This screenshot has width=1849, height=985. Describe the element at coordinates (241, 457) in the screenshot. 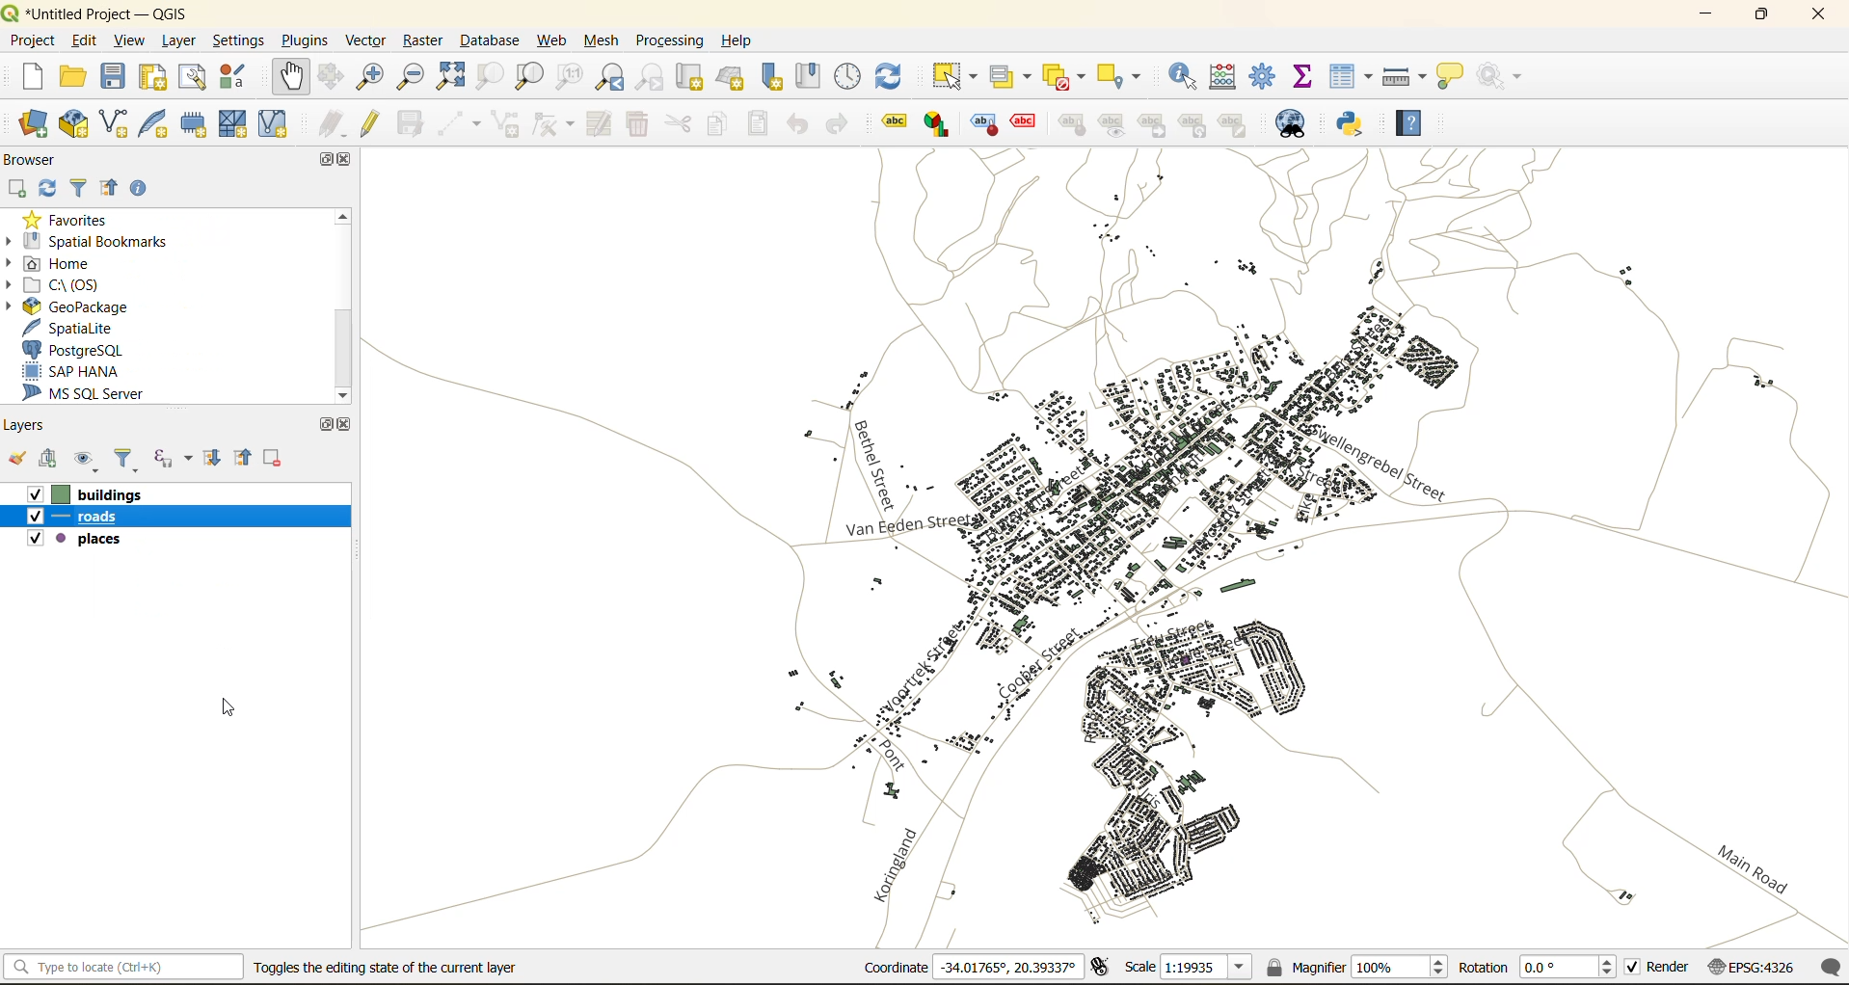

I see `collapse all` at that location.